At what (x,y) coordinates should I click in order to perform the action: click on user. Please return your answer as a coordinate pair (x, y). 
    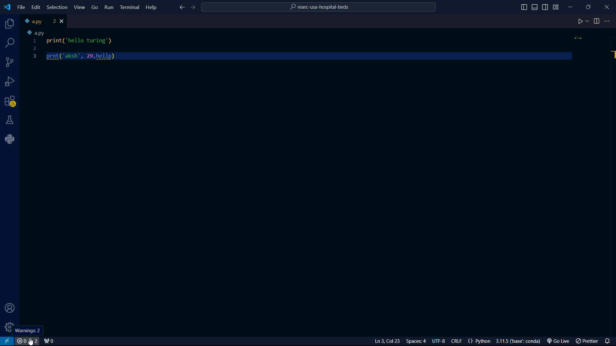
    Looking at the image, I should click on (8, 309).